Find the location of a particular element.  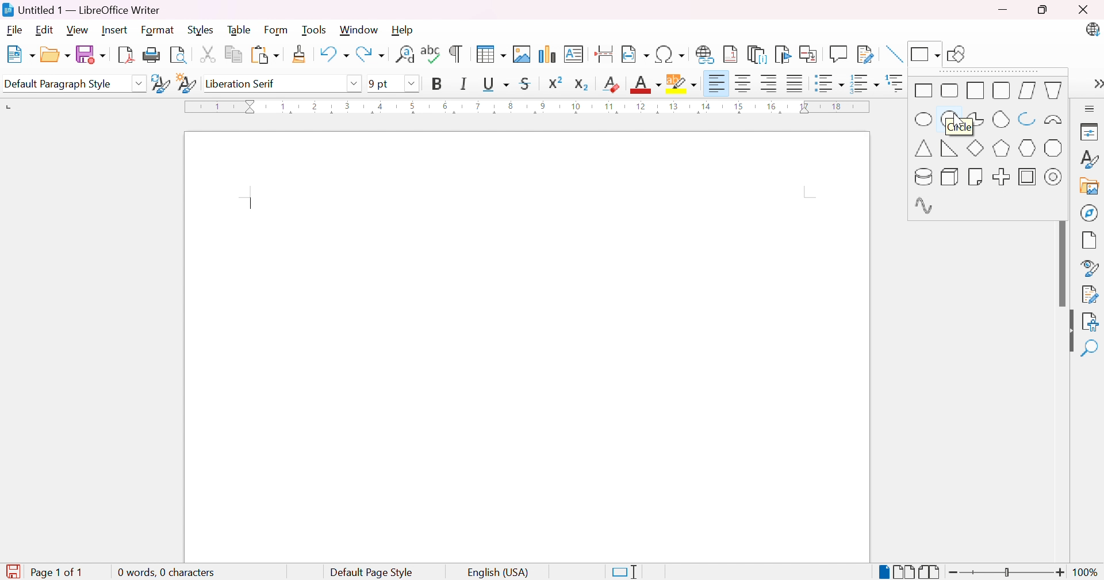

Trapezoid is located at coordinates (1055, 90).